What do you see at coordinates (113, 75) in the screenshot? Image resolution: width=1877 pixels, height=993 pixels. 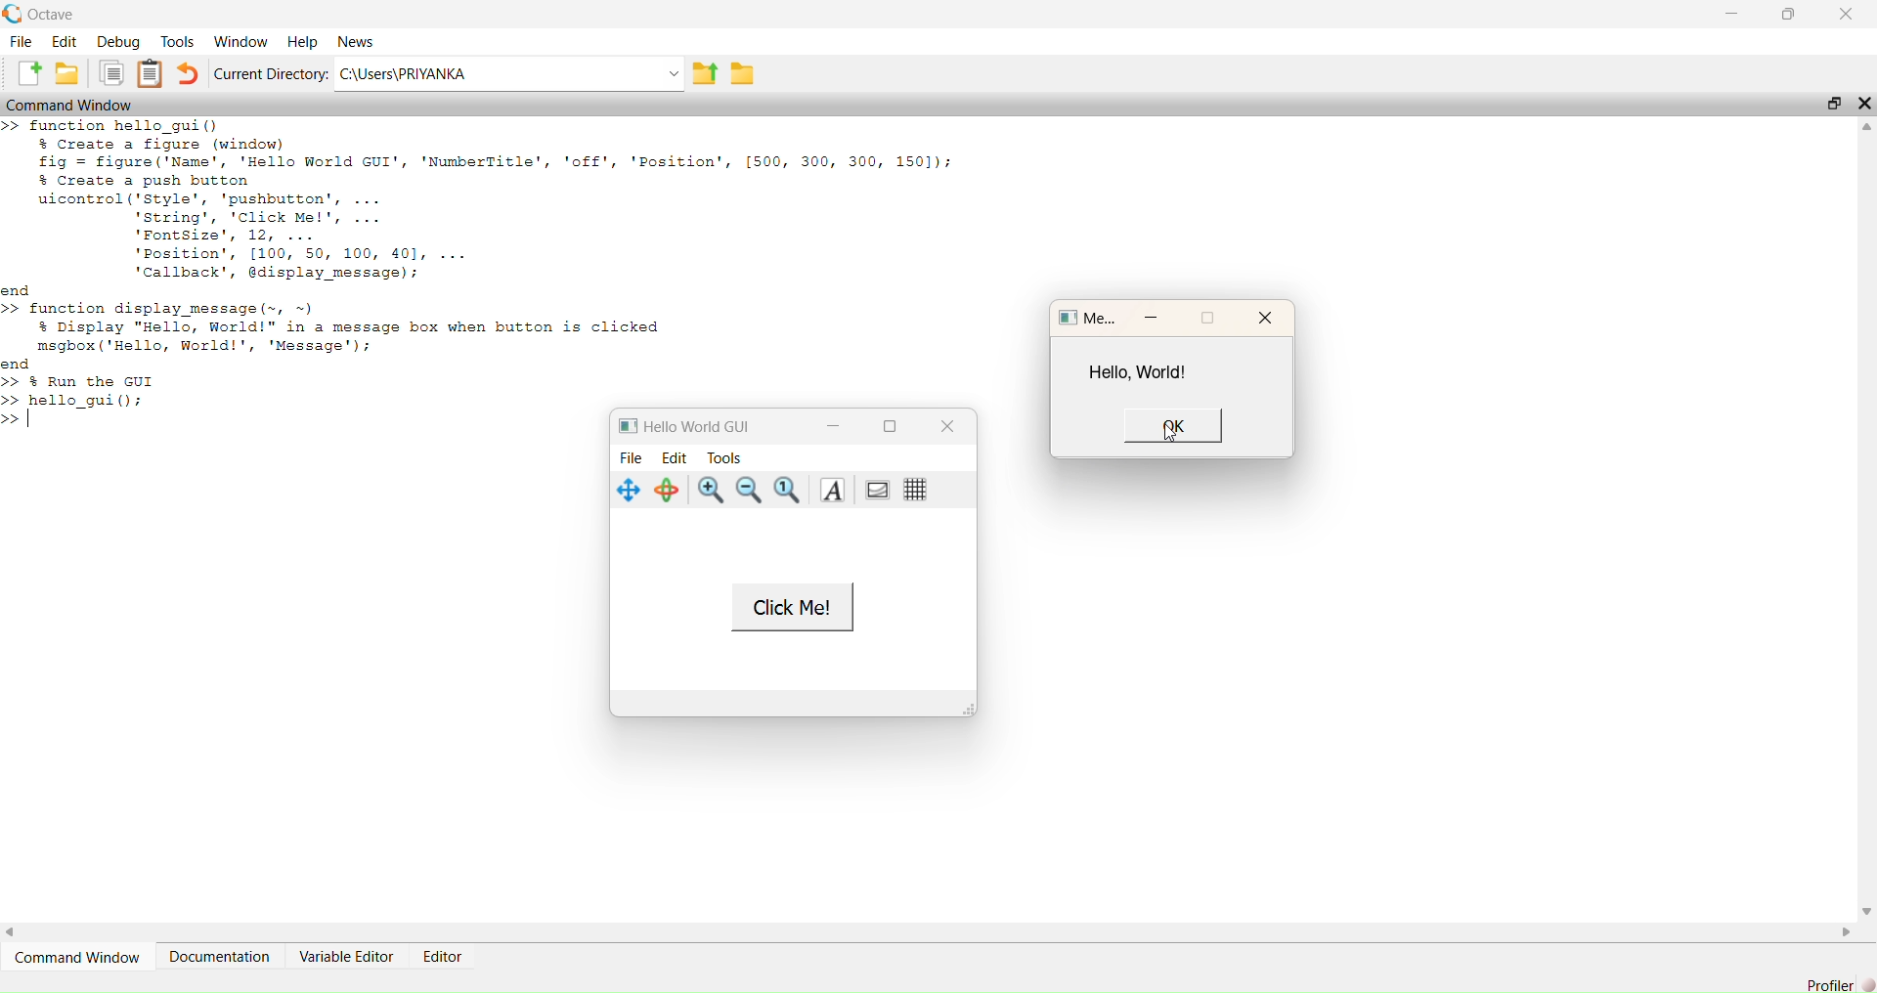 I see `copy` at bounding box center [113, 75].